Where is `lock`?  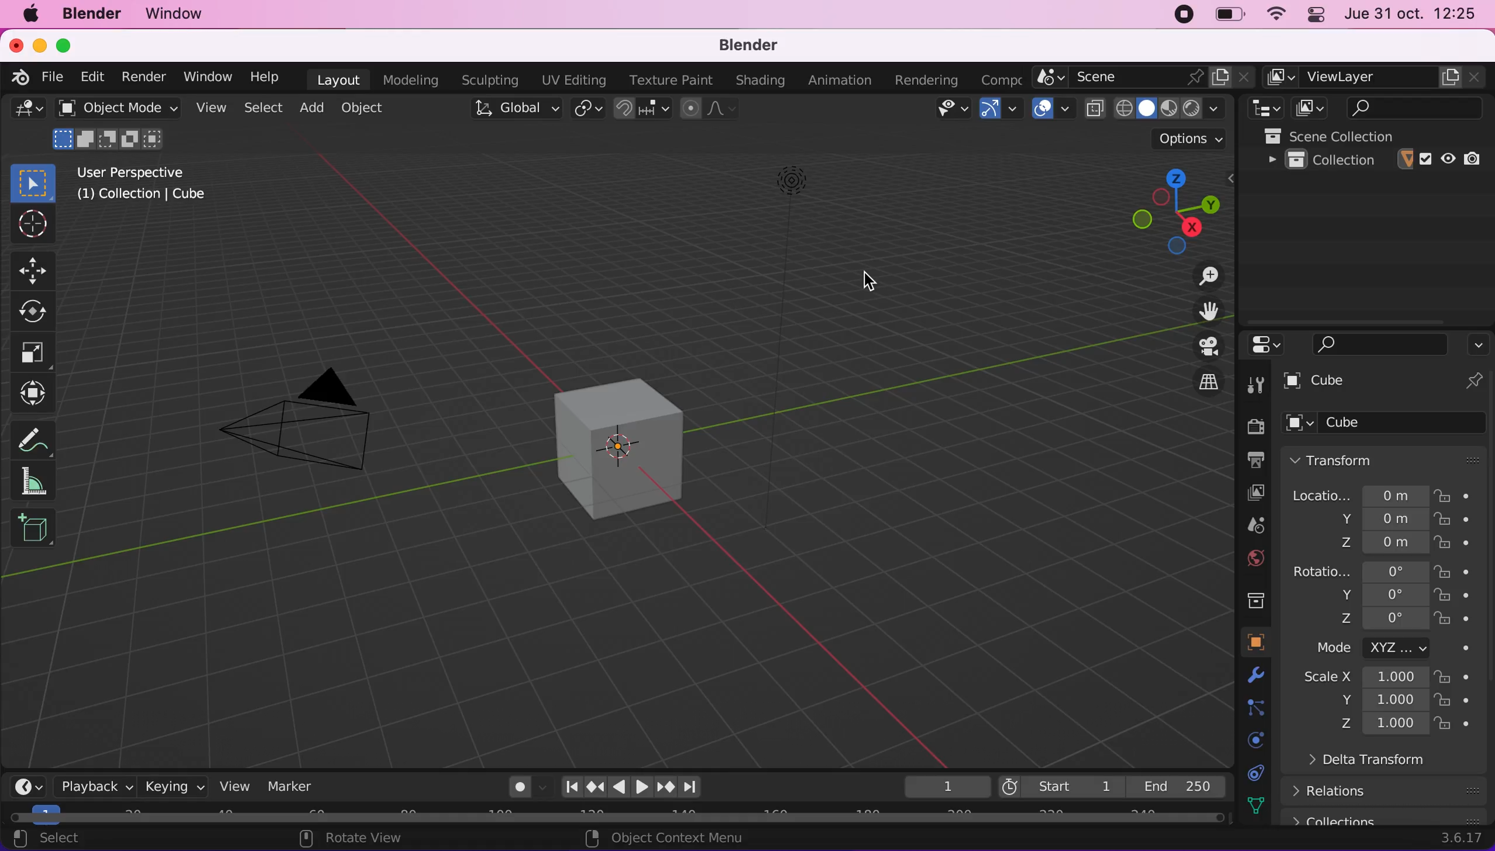 lock is located at coordinates (1465, 620).